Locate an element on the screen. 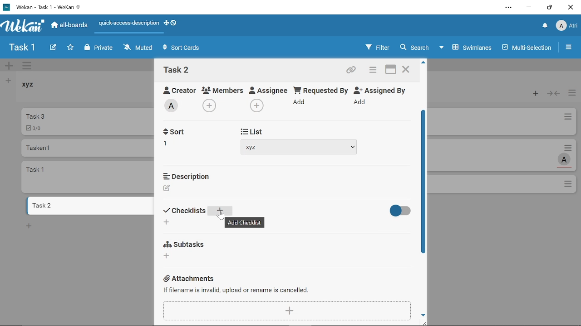 This screenshot has width=581, height=326. If filename is invalid, upload or rename is cancelled. is located at coordinates (236, 290).